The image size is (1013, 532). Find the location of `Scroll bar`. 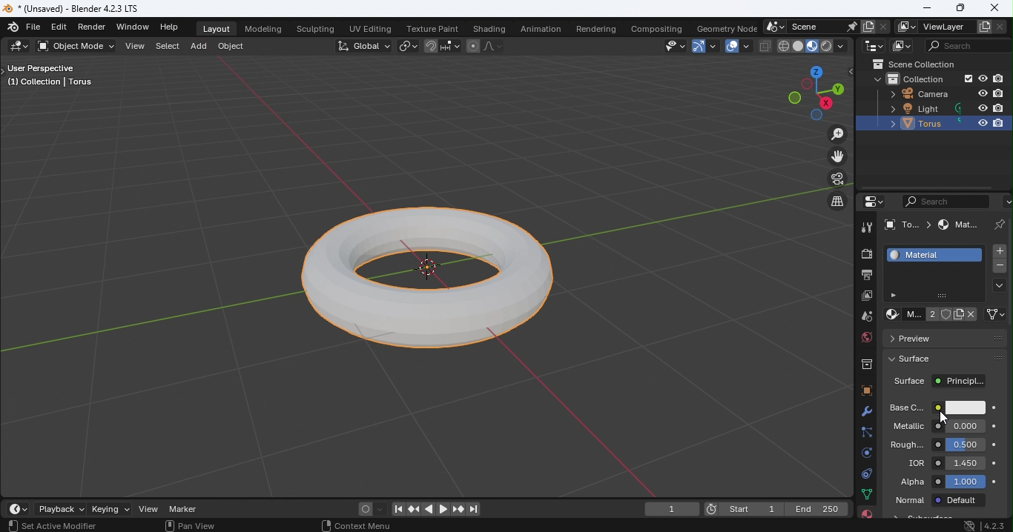

Scroll bar is located at coordinates (929, 188).